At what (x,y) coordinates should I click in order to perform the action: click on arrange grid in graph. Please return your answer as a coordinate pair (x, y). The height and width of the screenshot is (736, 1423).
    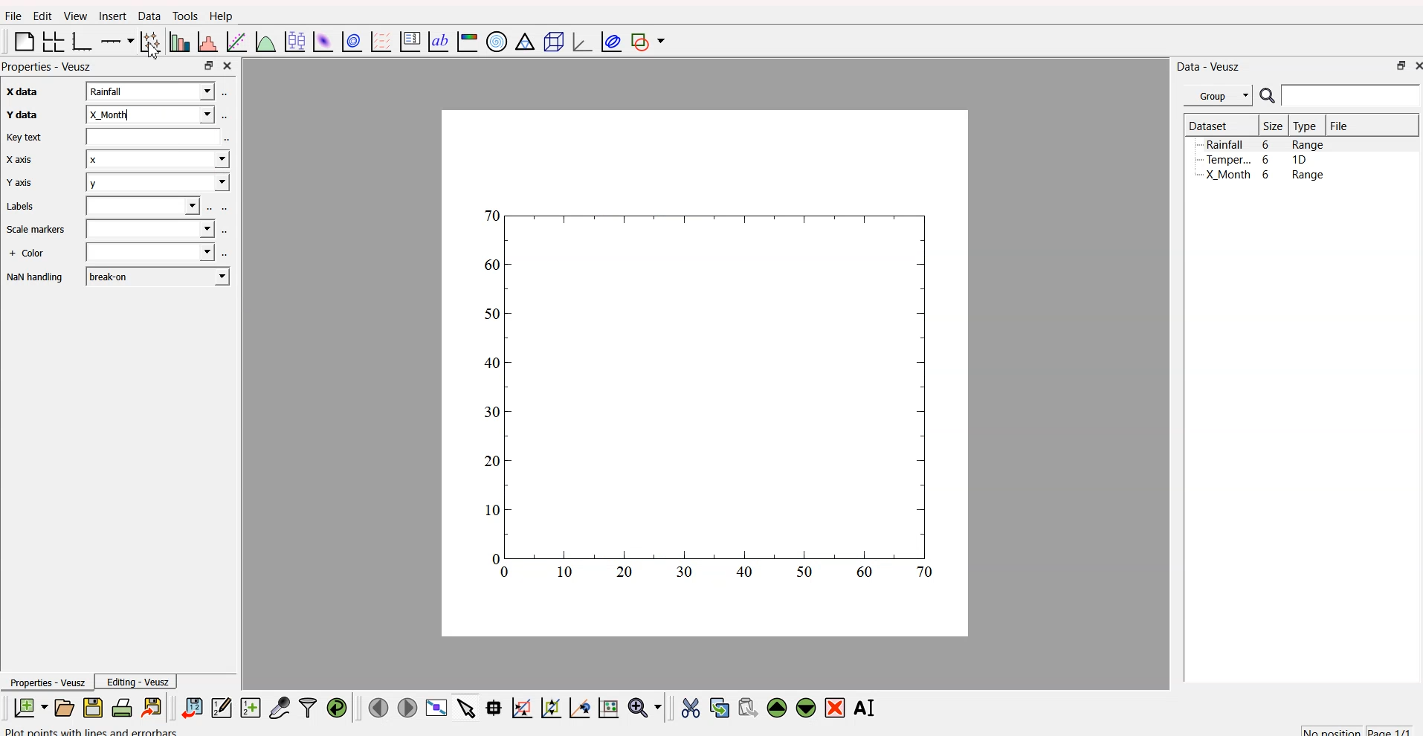
    Looking at the image, I should click on (52, 42).